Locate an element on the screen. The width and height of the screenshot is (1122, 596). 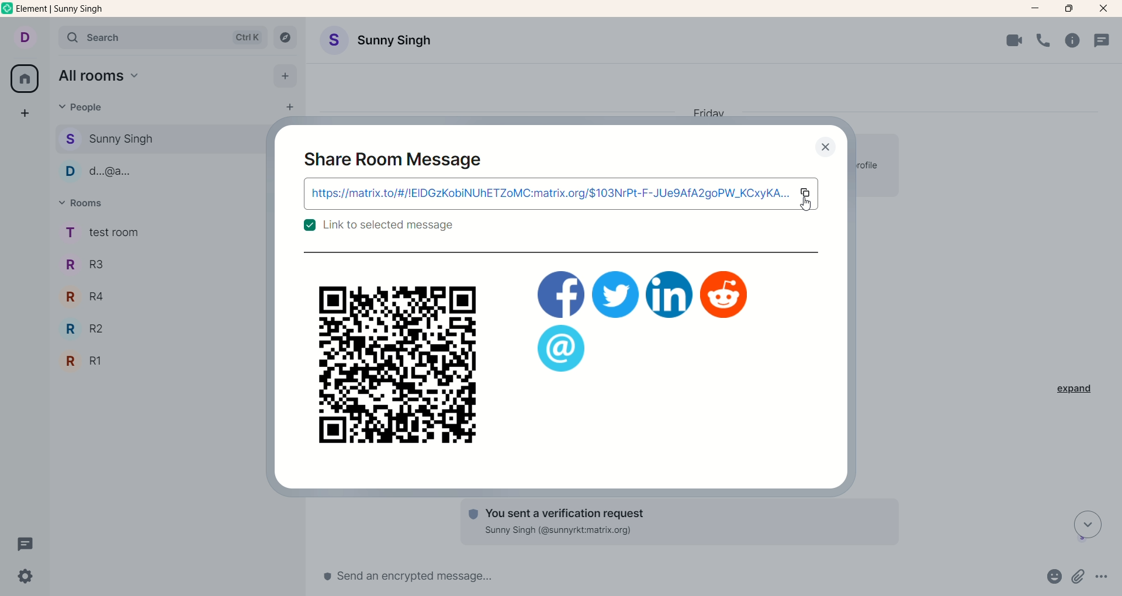
R2 is located at coordinates (91, 330).